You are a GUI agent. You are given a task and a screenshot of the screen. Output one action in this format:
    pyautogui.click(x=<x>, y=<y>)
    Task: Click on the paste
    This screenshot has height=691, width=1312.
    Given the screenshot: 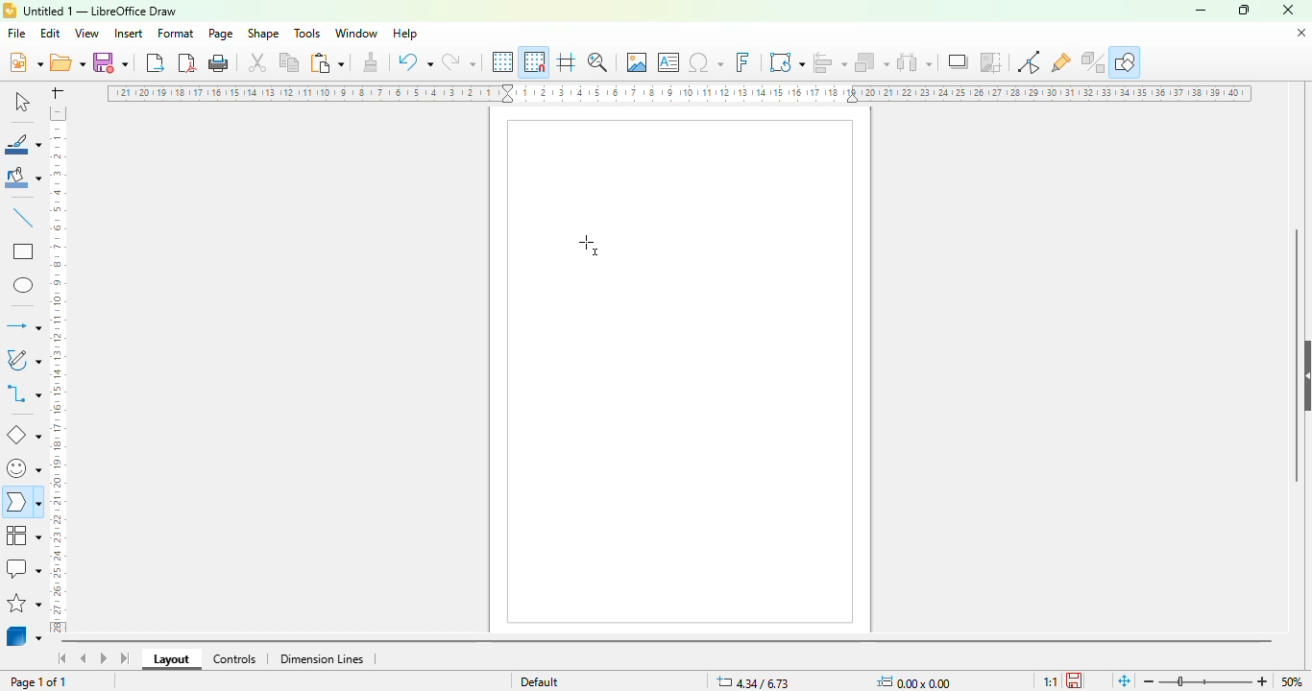 What is the action you would take?
    pyautogui.click(x=327, y=62)
    